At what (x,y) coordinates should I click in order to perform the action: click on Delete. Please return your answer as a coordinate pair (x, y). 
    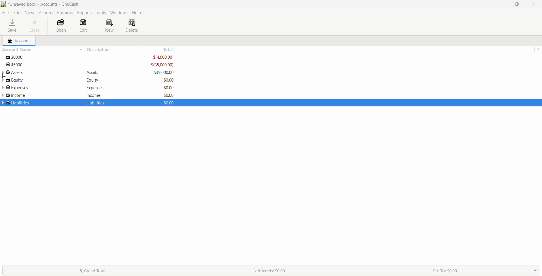
    Looking at the image, I should click on (132, 25).